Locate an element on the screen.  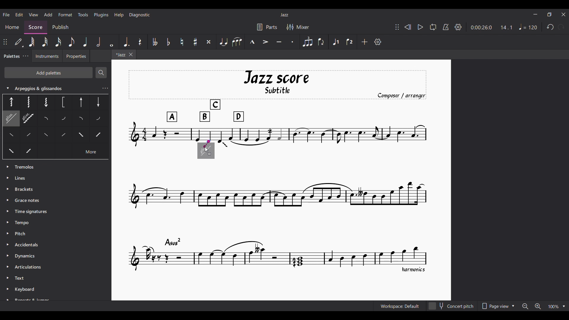
Augmentation dot is located at coordinates (126, 42).